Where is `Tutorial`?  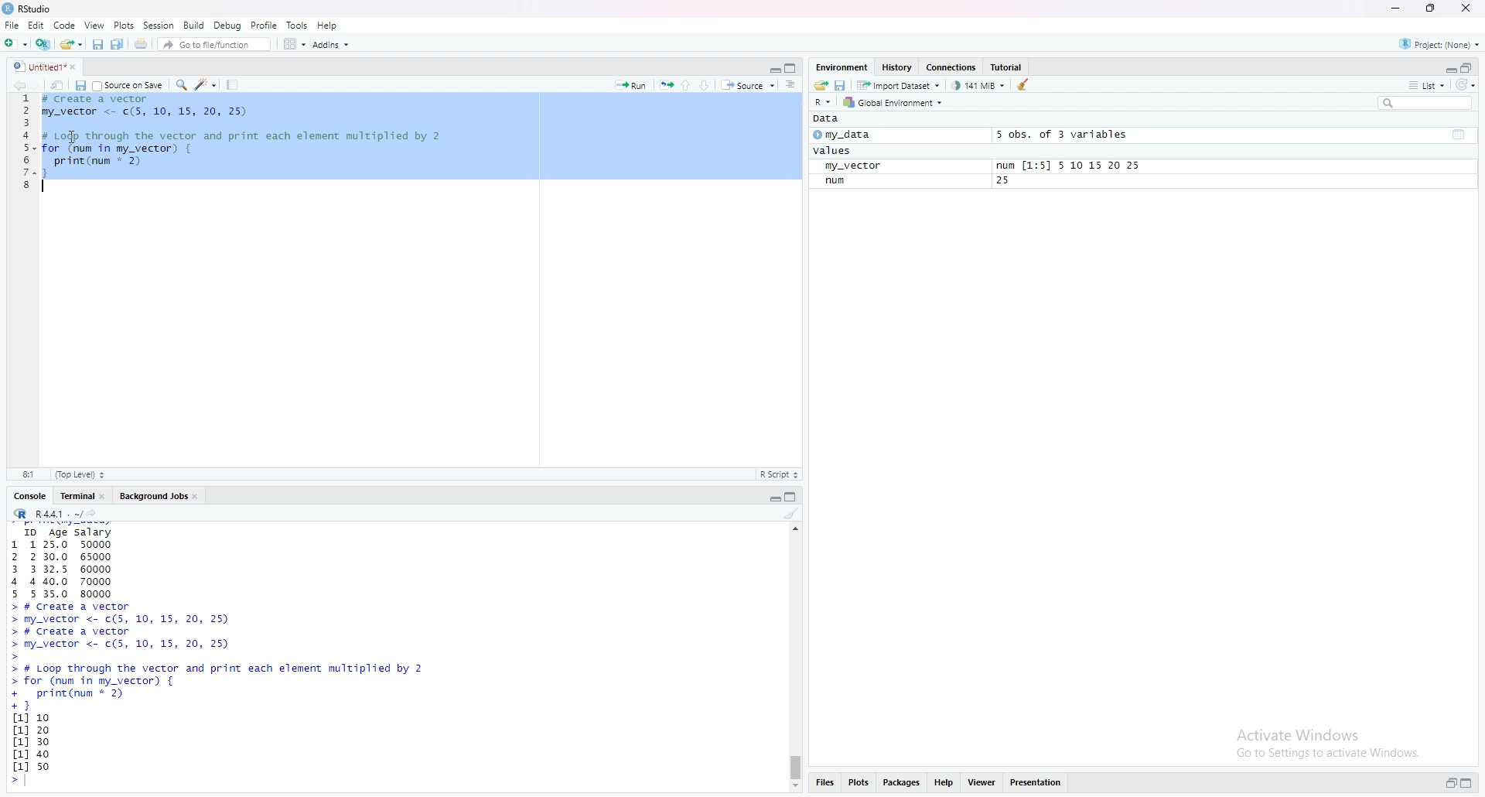
Tutorial is located at coordinates (1009, 66).